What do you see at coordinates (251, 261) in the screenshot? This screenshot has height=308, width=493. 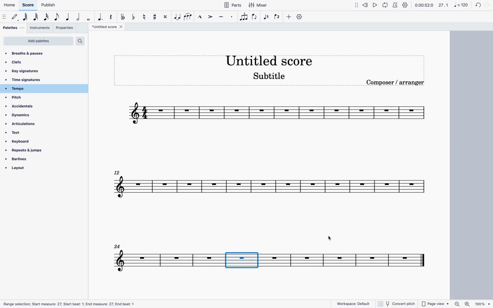 I see `cursor` at bounding box center [251, 261].